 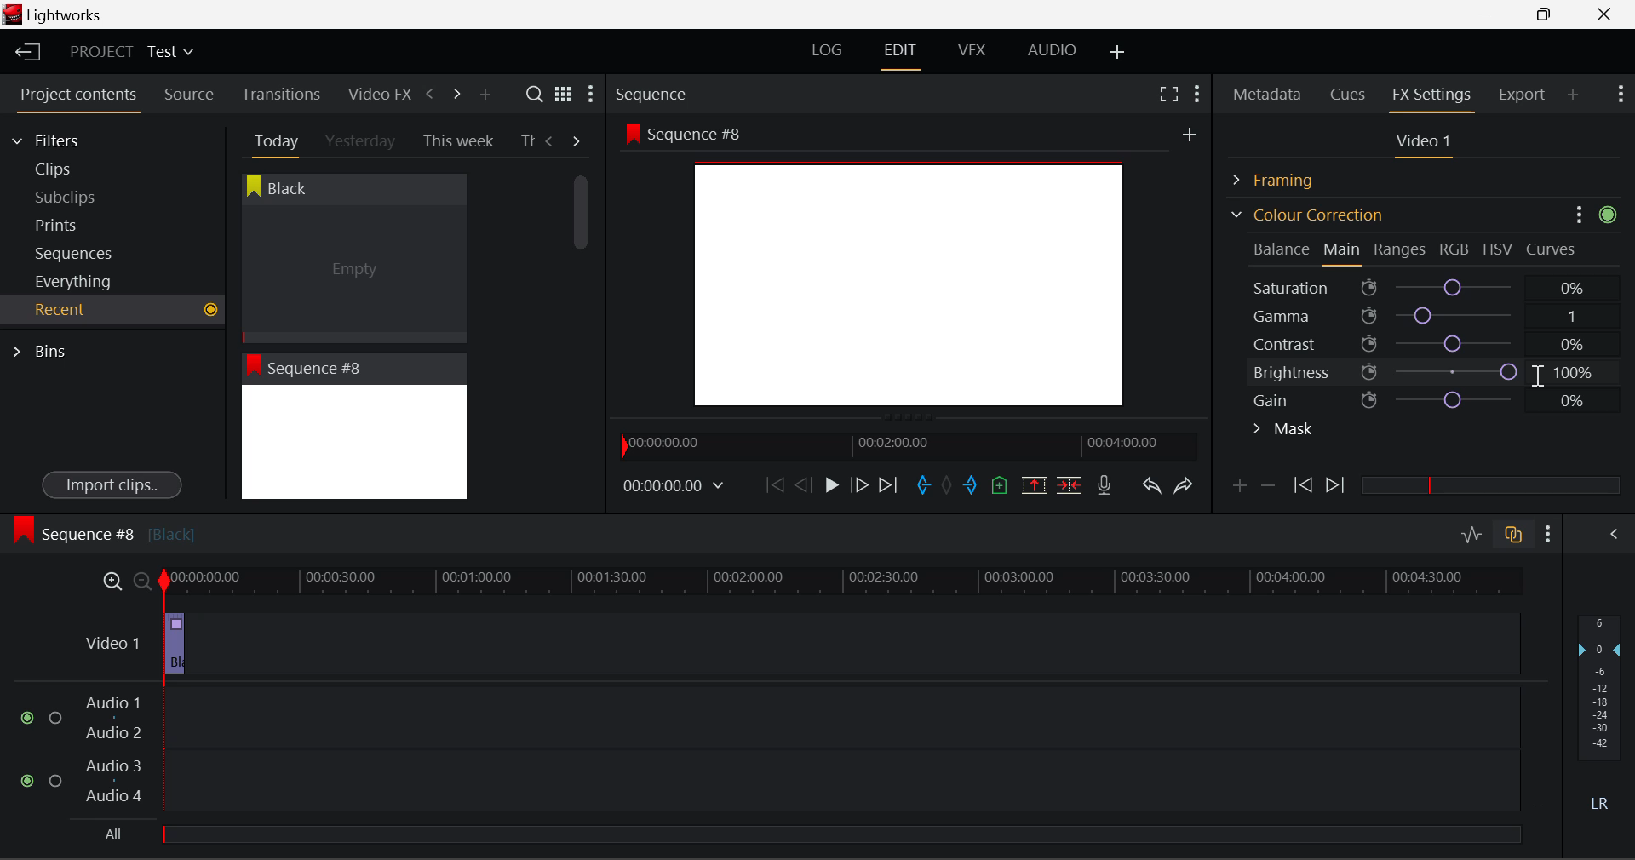 What do you see at coordinates (674, 487) in the screenshot?
I see `Frame Time` at bounding box center [674, 487].